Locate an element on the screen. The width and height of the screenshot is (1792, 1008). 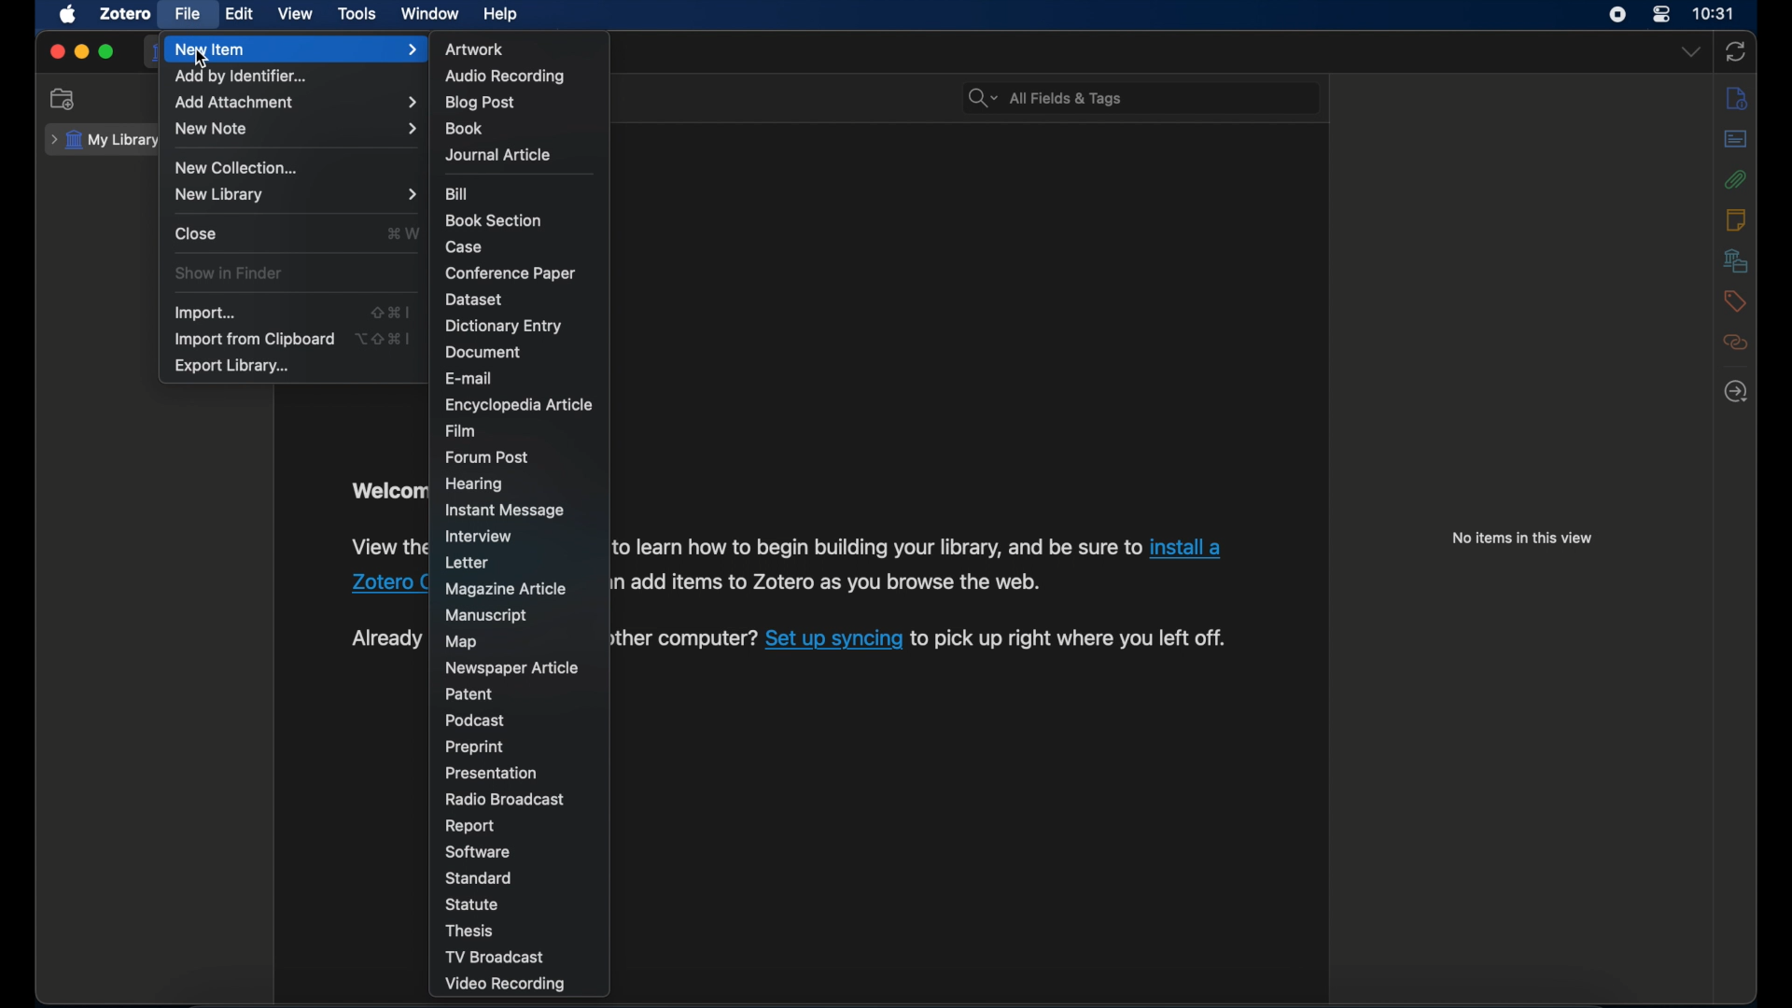
shortcut is located at coordinates (382, 338).